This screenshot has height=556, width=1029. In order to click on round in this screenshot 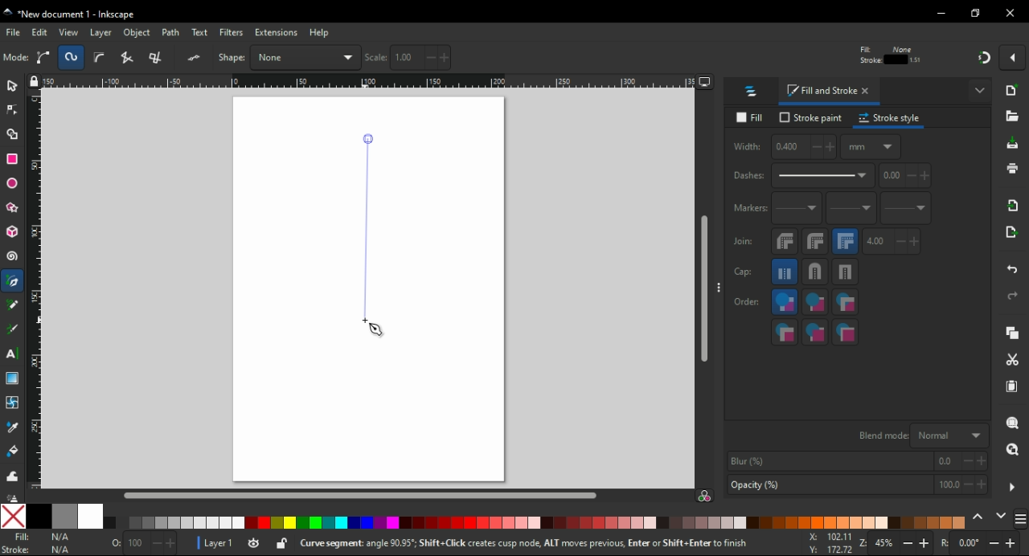, I will do `click(815, 241)`.